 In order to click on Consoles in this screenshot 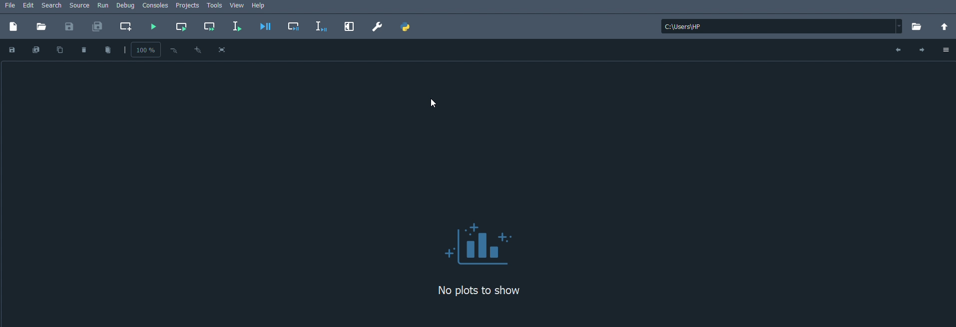, I will do `click(156, 6)`.